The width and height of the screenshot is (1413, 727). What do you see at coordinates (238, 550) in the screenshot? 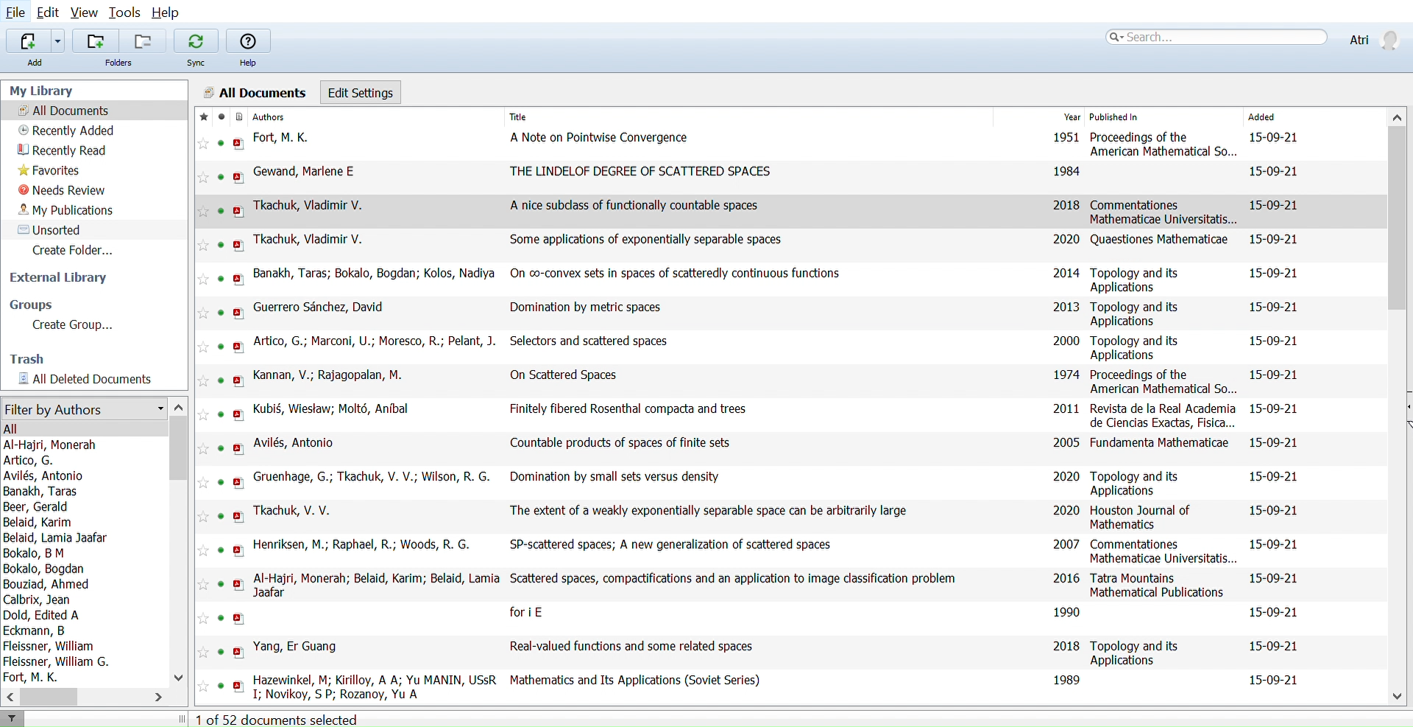
I see `open PDF` at bounding box center [238, 550].